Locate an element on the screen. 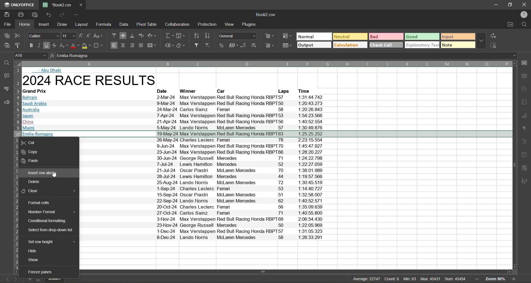 The width and height of the screenshot is (531, 283). align center is located at coordinates (123, 45).